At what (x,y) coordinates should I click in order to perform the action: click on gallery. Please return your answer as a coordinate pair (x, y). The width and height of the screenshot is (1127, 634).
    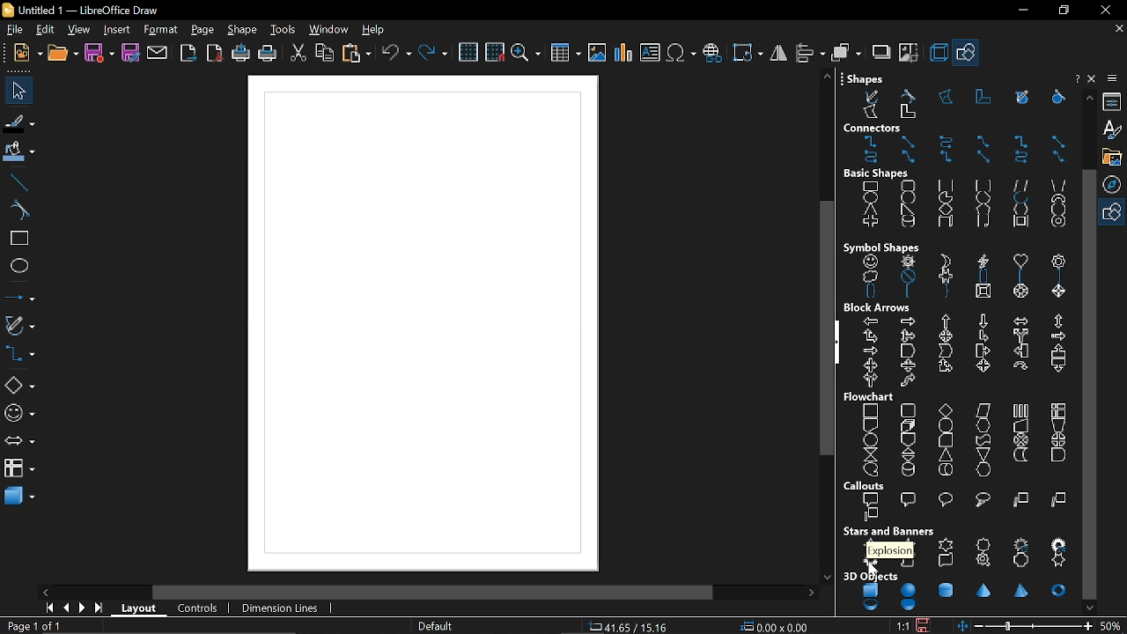
    Looking at the image, I should click on (1112, 157).